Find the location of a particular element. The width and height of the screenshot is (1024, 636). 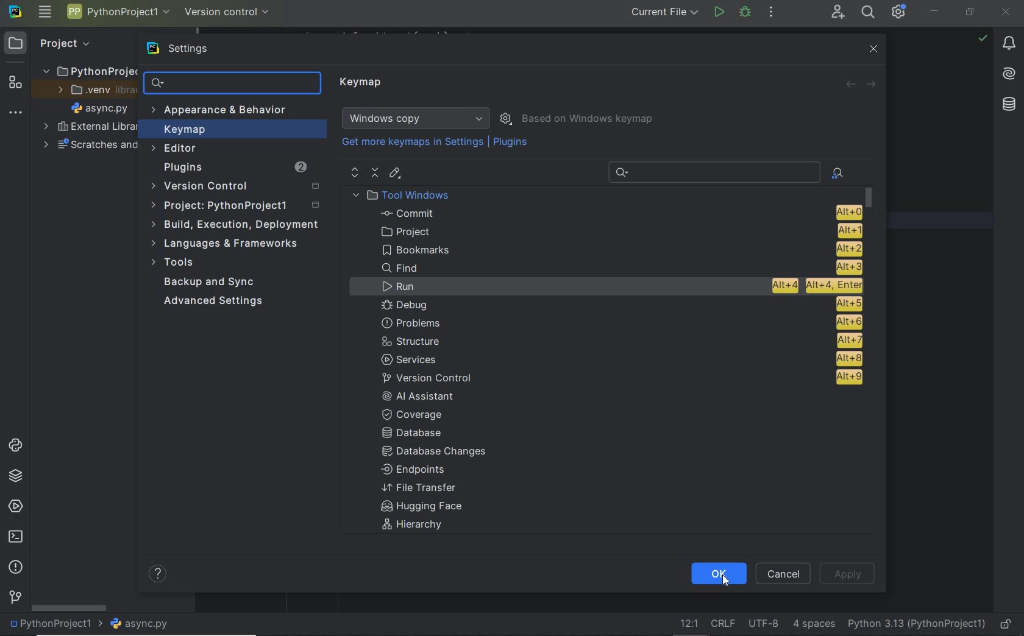

search everywhere is located at coordinates (869, 12).